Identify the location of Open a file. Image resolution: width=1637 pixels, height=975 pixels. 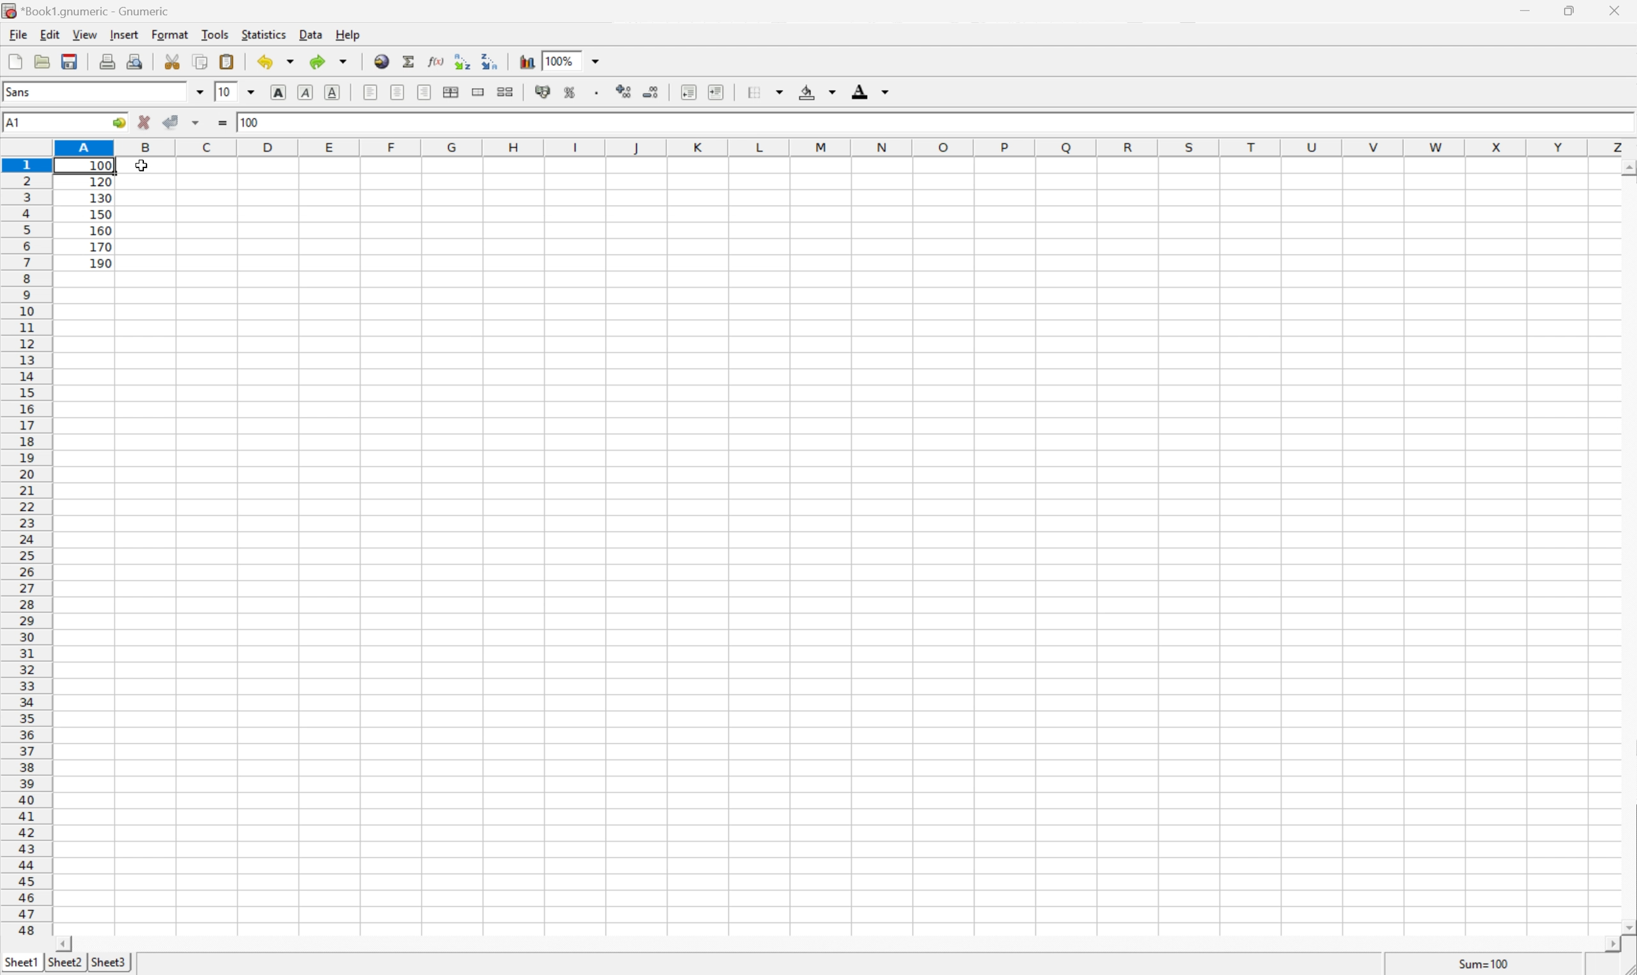
(43, 62).